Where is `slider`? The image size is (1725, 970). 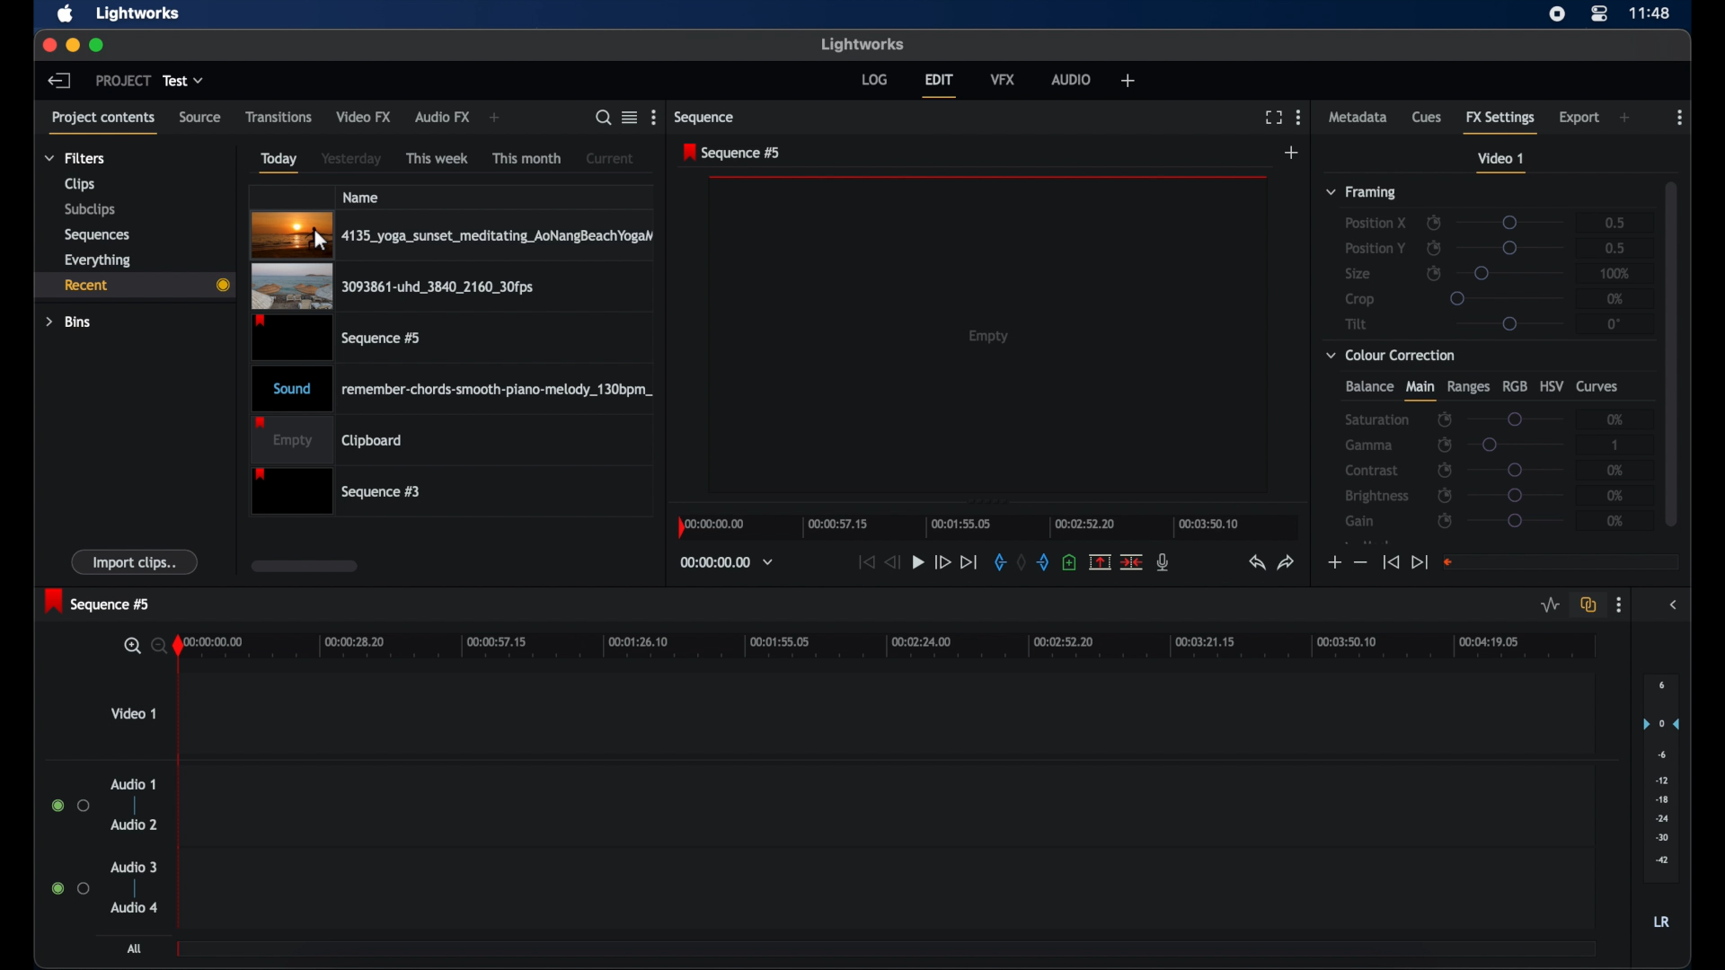
slider is located at coordinates (1517, 470).